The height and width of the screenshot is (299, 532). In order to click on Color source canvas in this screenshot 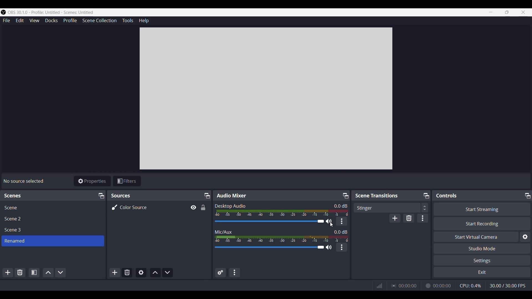, I will do `click(266, 99)`.